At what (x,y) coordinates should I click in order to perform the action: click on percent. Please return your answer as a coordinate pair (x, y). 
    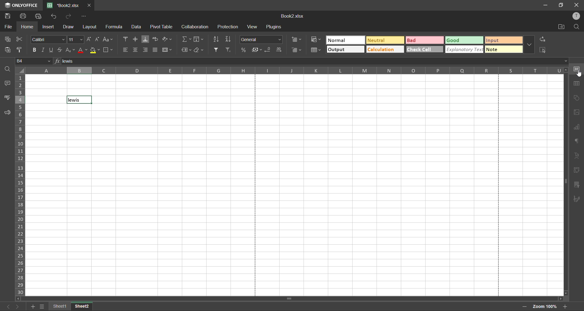
    Looking at the image, I should click on (244, 50).